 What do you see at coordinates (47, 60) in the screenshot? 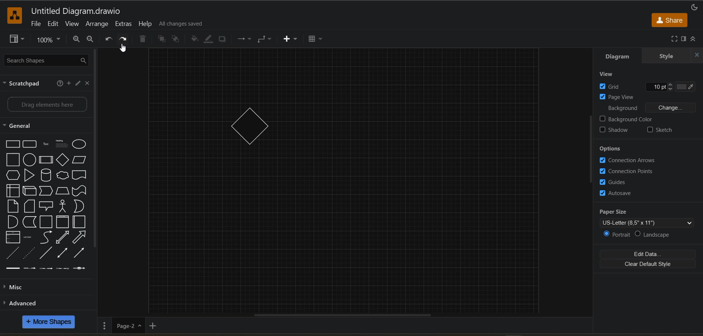
I see `search shapes` at bounding box center [47, 60].